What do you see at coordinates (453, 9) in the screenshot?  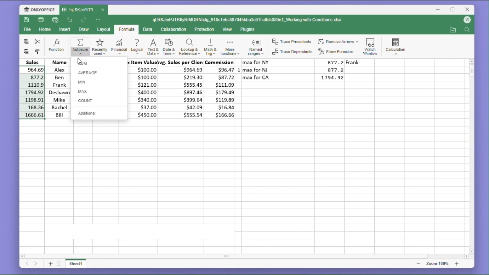 I see `maximize` at bounding box center [453, 9].